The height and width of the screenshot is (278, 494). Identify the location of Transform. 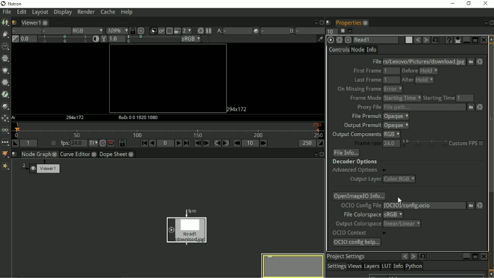
(5, 119).